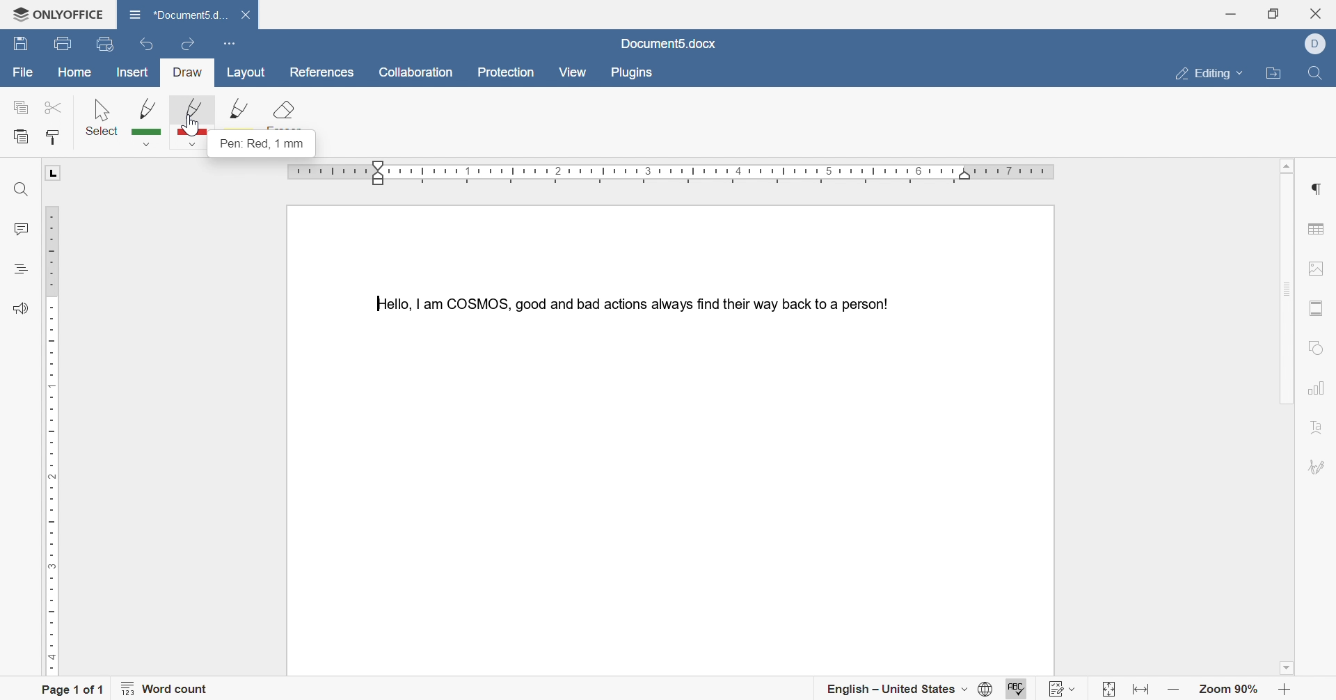 This screenshot has width=1336, height=700. What do you see at coordinates (572, 72) in the screenshot?
I see `view` at bounding box center [572, 72].